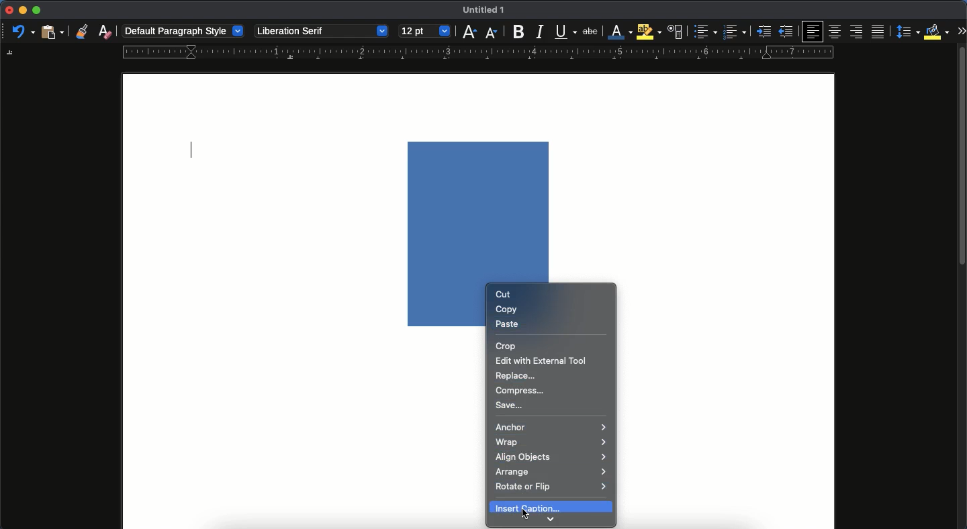 This screenshot has height=529, width=967. What do you see at coordinates (492, 34) in the screenshot?
I see `decrease font` at bounding box center [492, 34].